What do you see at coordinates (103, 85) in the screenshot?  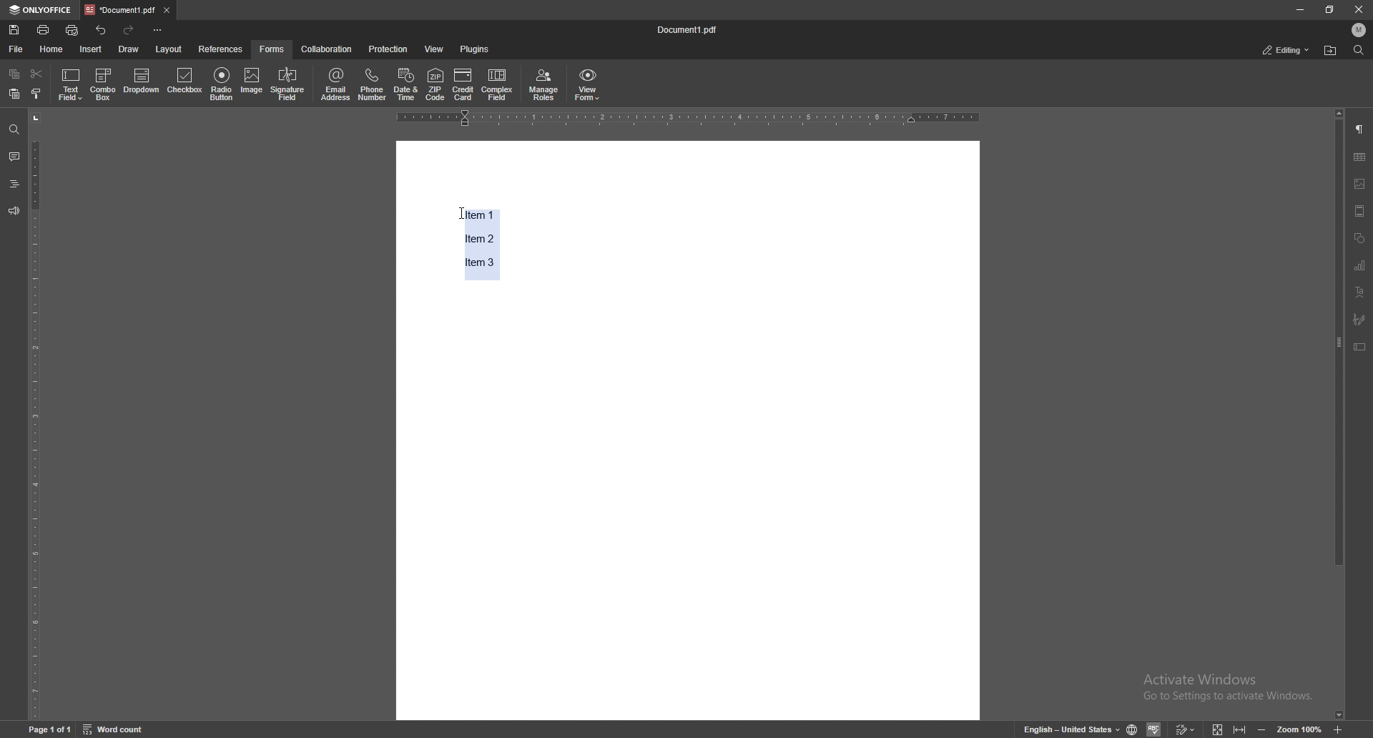 I see `combo box` at bounding box center [103, 85].